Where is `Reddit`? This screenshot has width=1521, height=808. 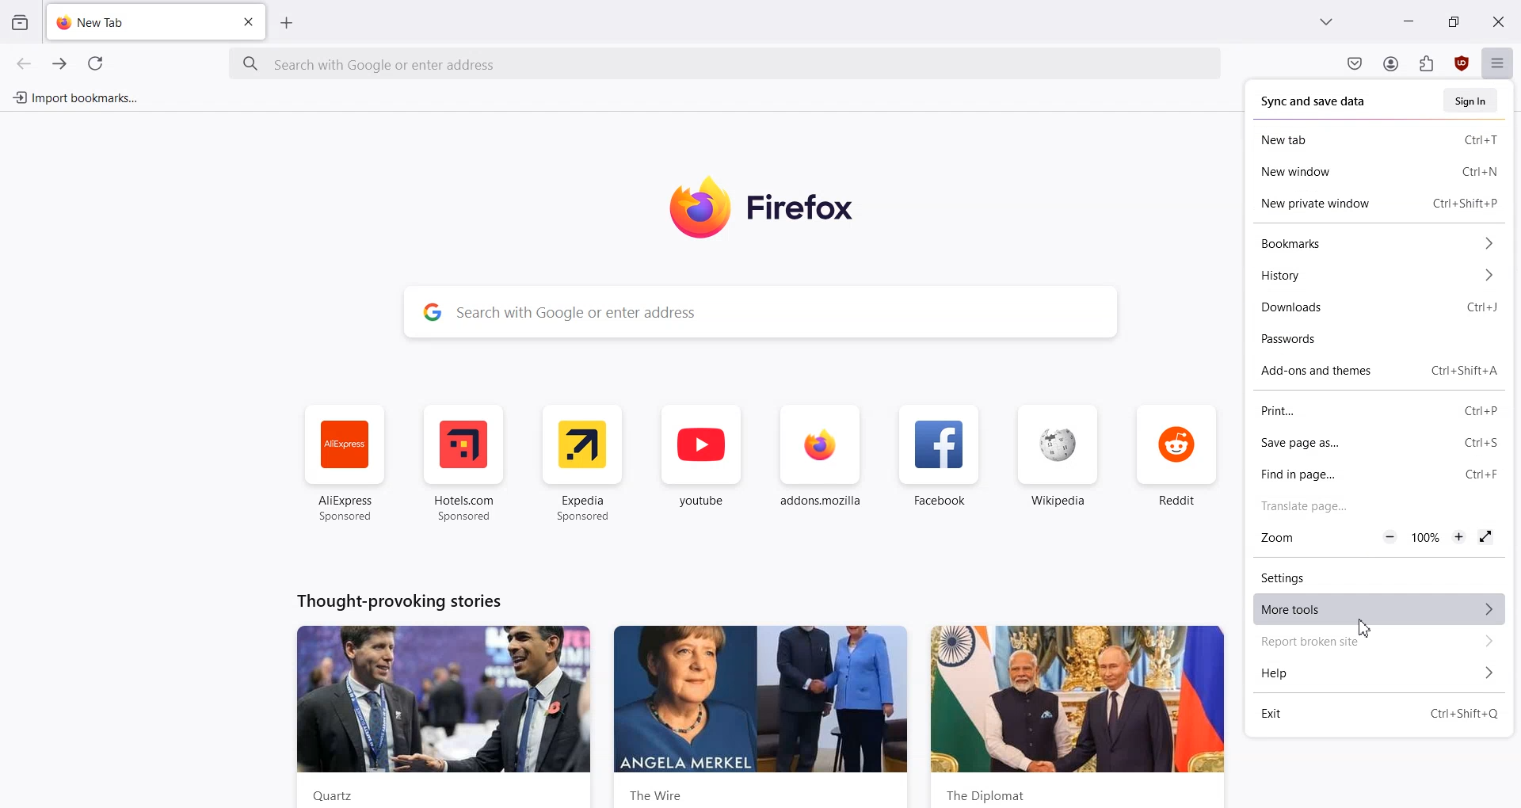 Reddit is located at coordinates (1180, 463).